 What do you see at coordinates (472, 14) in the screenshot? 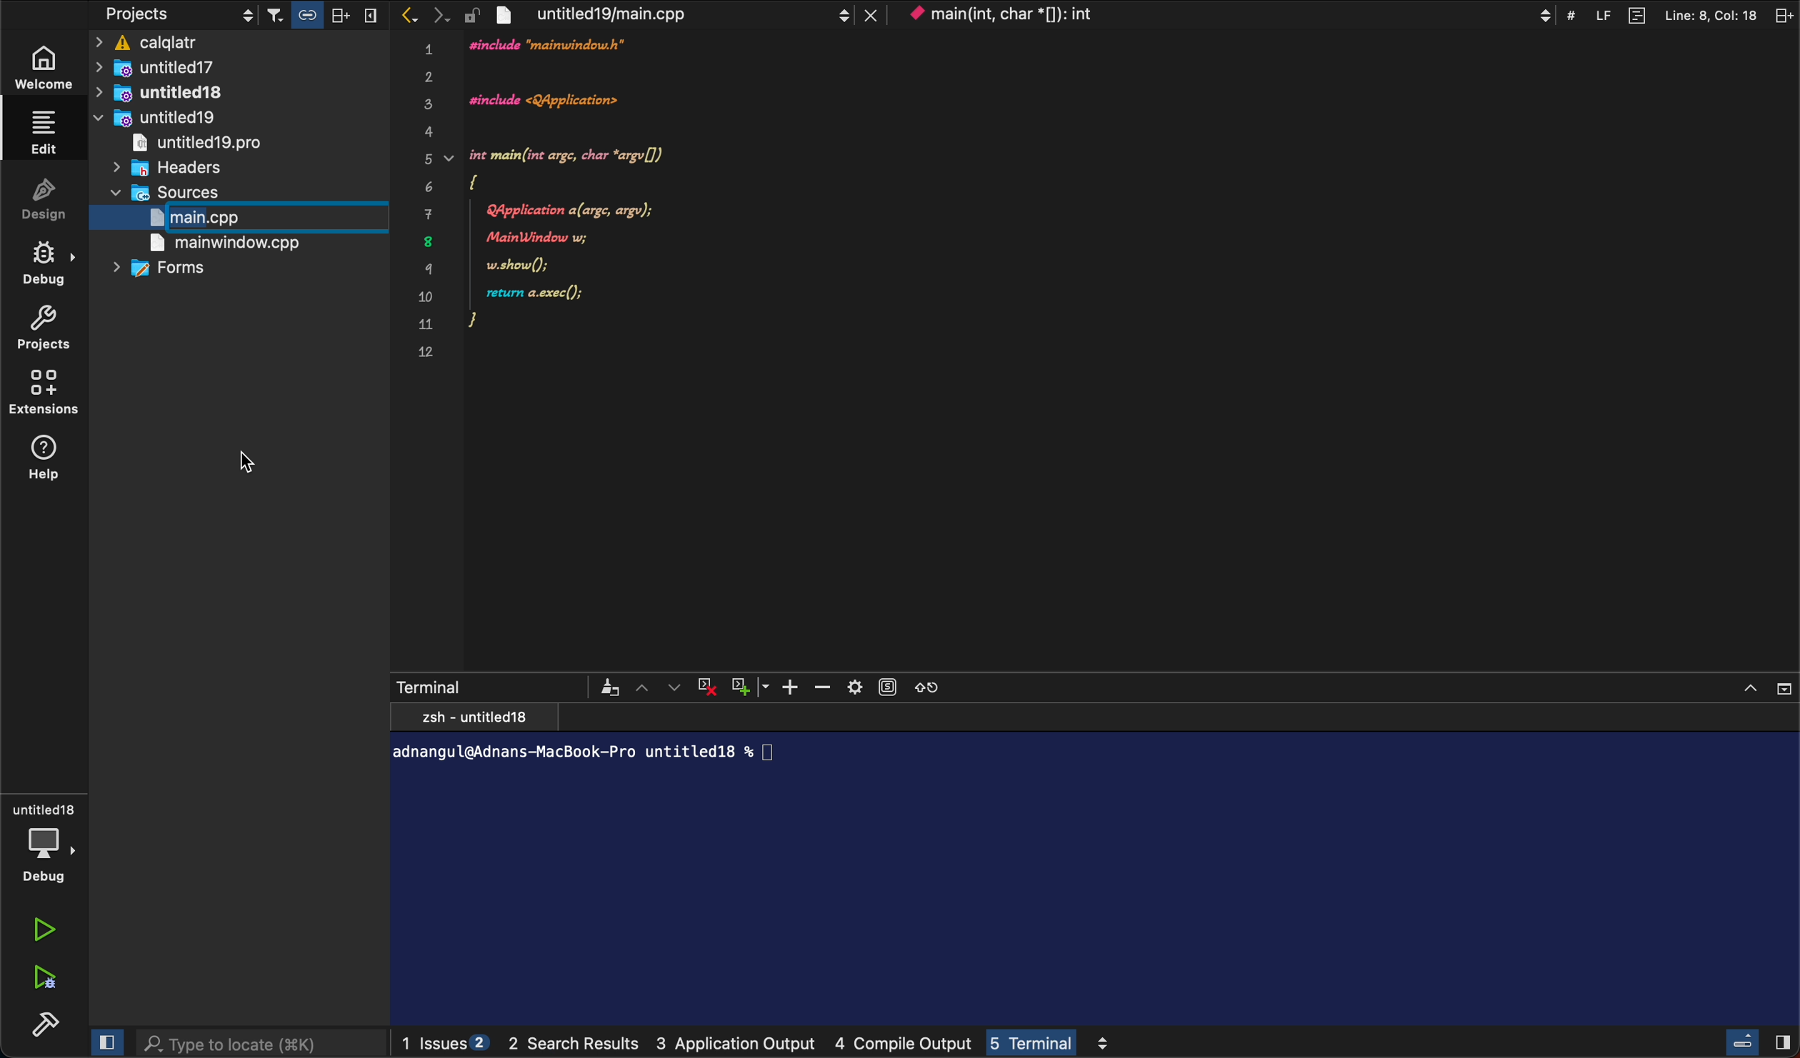
I see `lock` at bounding box center [472, 14].